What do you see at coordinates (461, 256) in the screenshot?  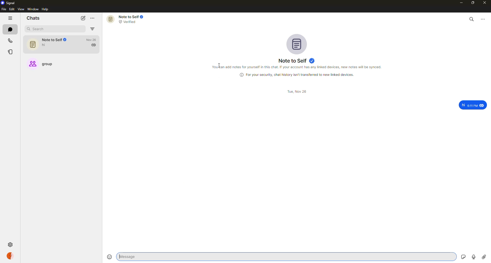 I see `stickers` at bounding box center [461, 256].